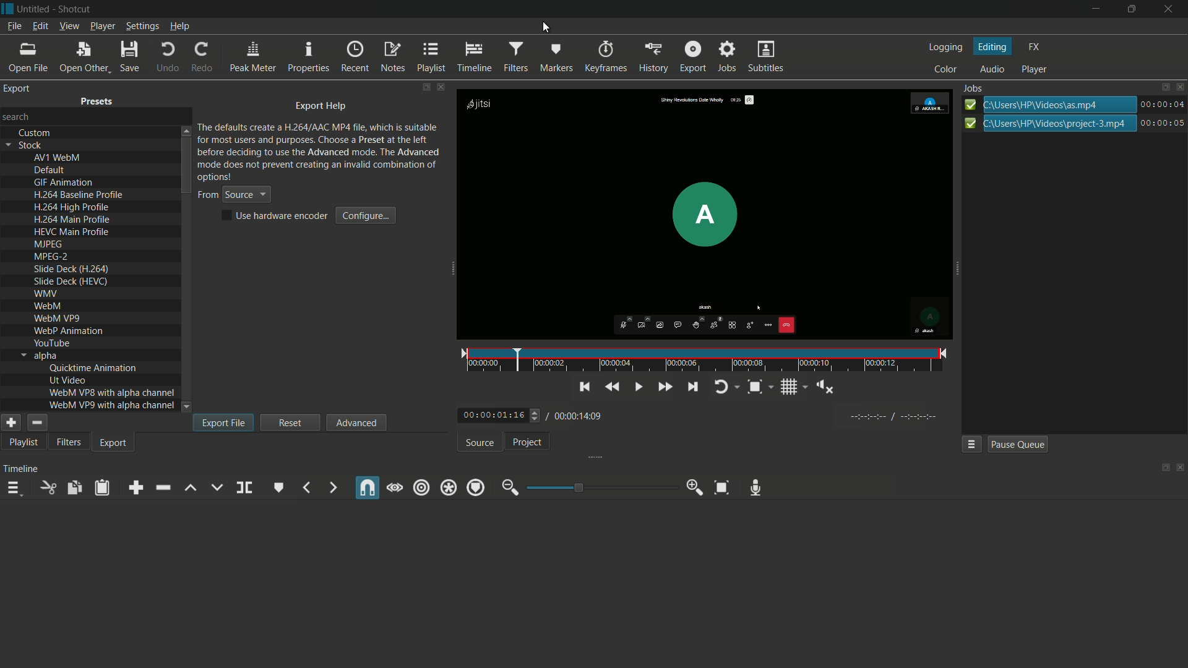  What do you see at coordinates (971, 444) in the screenshot?
I see `more options` at bounding box center [971, 444].